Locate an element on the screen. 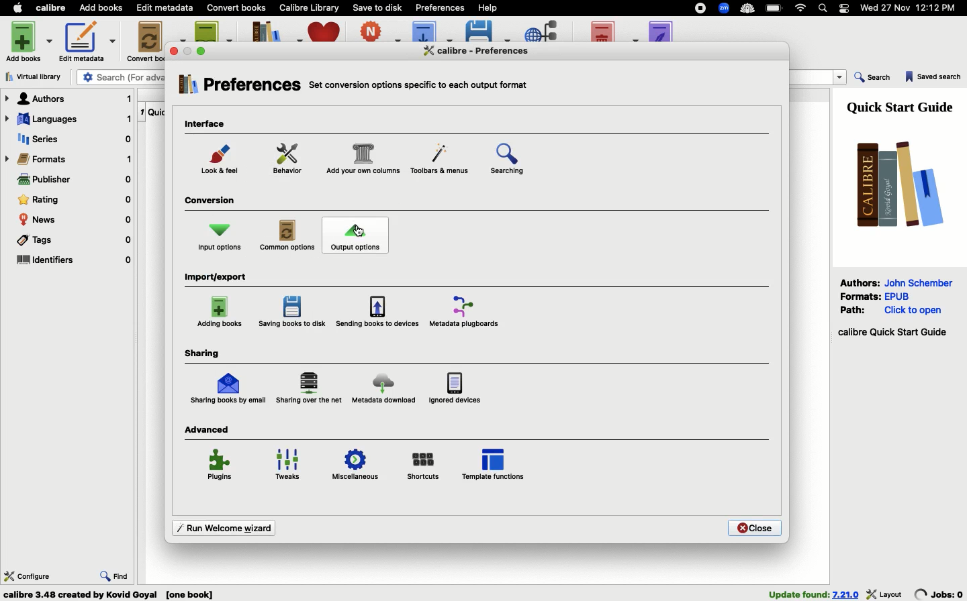 The width and height of the screenshot is (967, 601). Save to disk is located at coordinates (378, 7).